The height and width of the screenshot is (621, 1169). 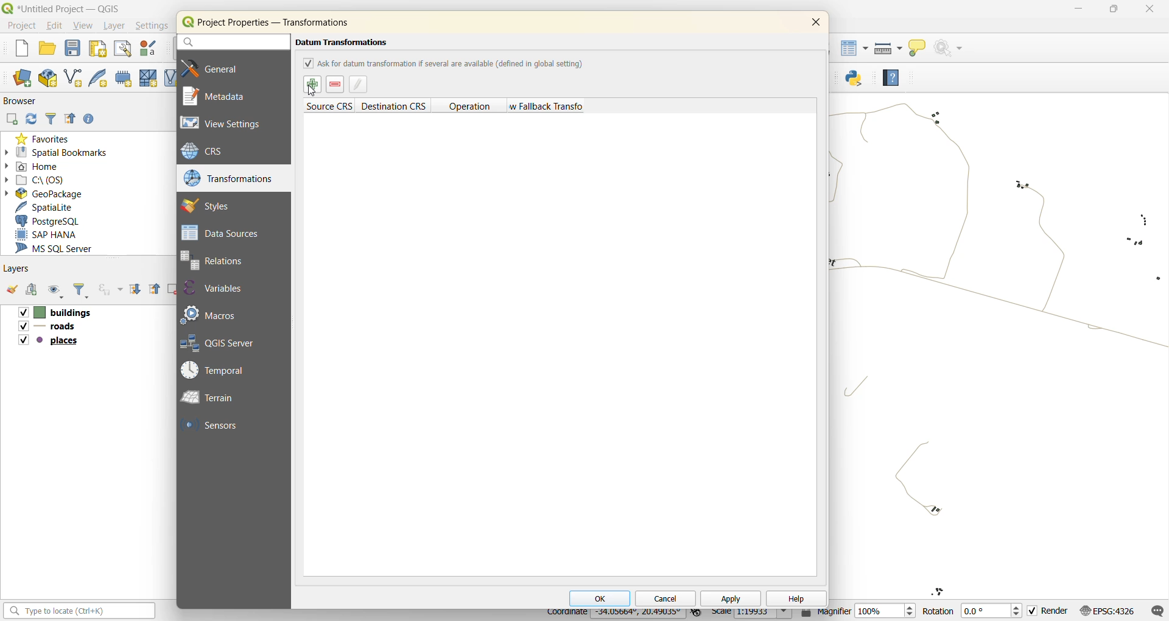 I want to click on transformations, so click(x=230, y=178).